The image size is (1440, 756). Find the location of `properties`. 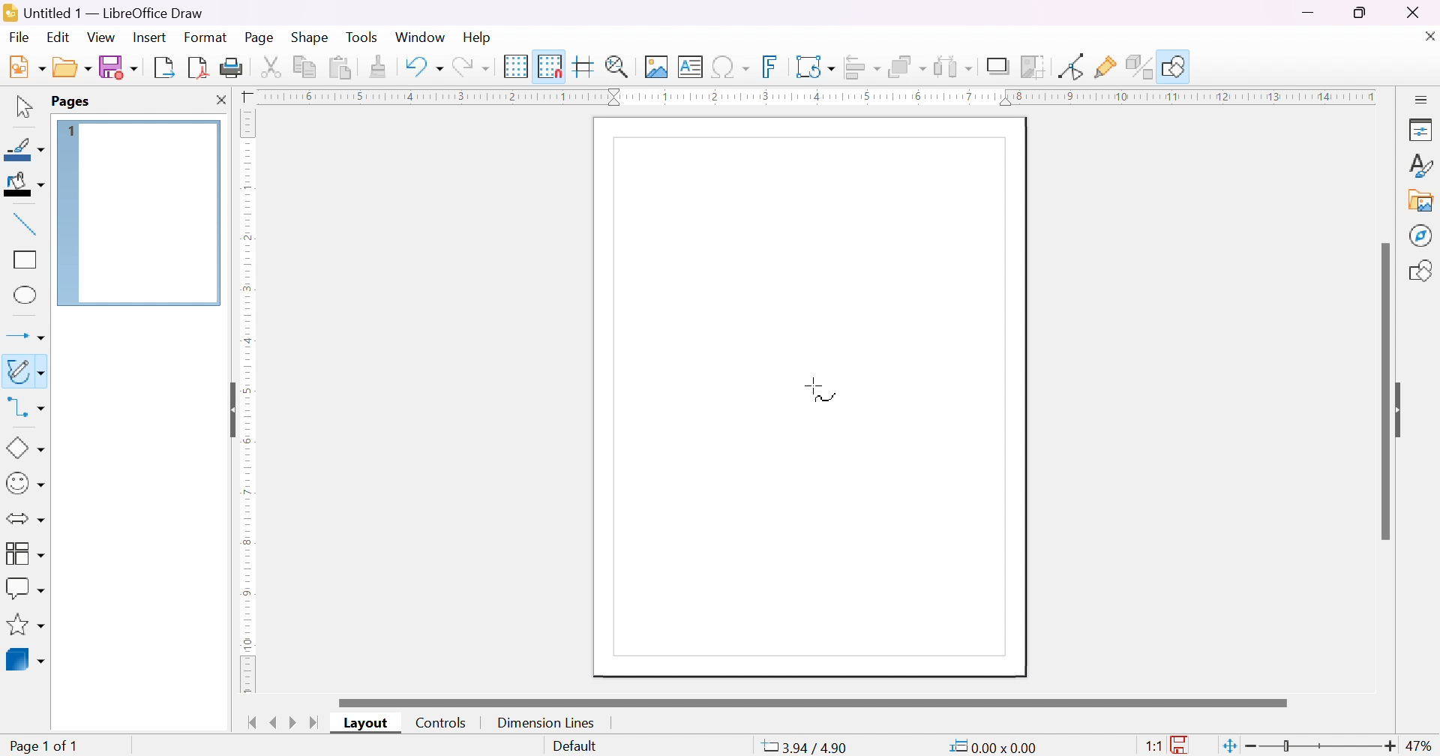

properties is located at coordinates (1421, 128).